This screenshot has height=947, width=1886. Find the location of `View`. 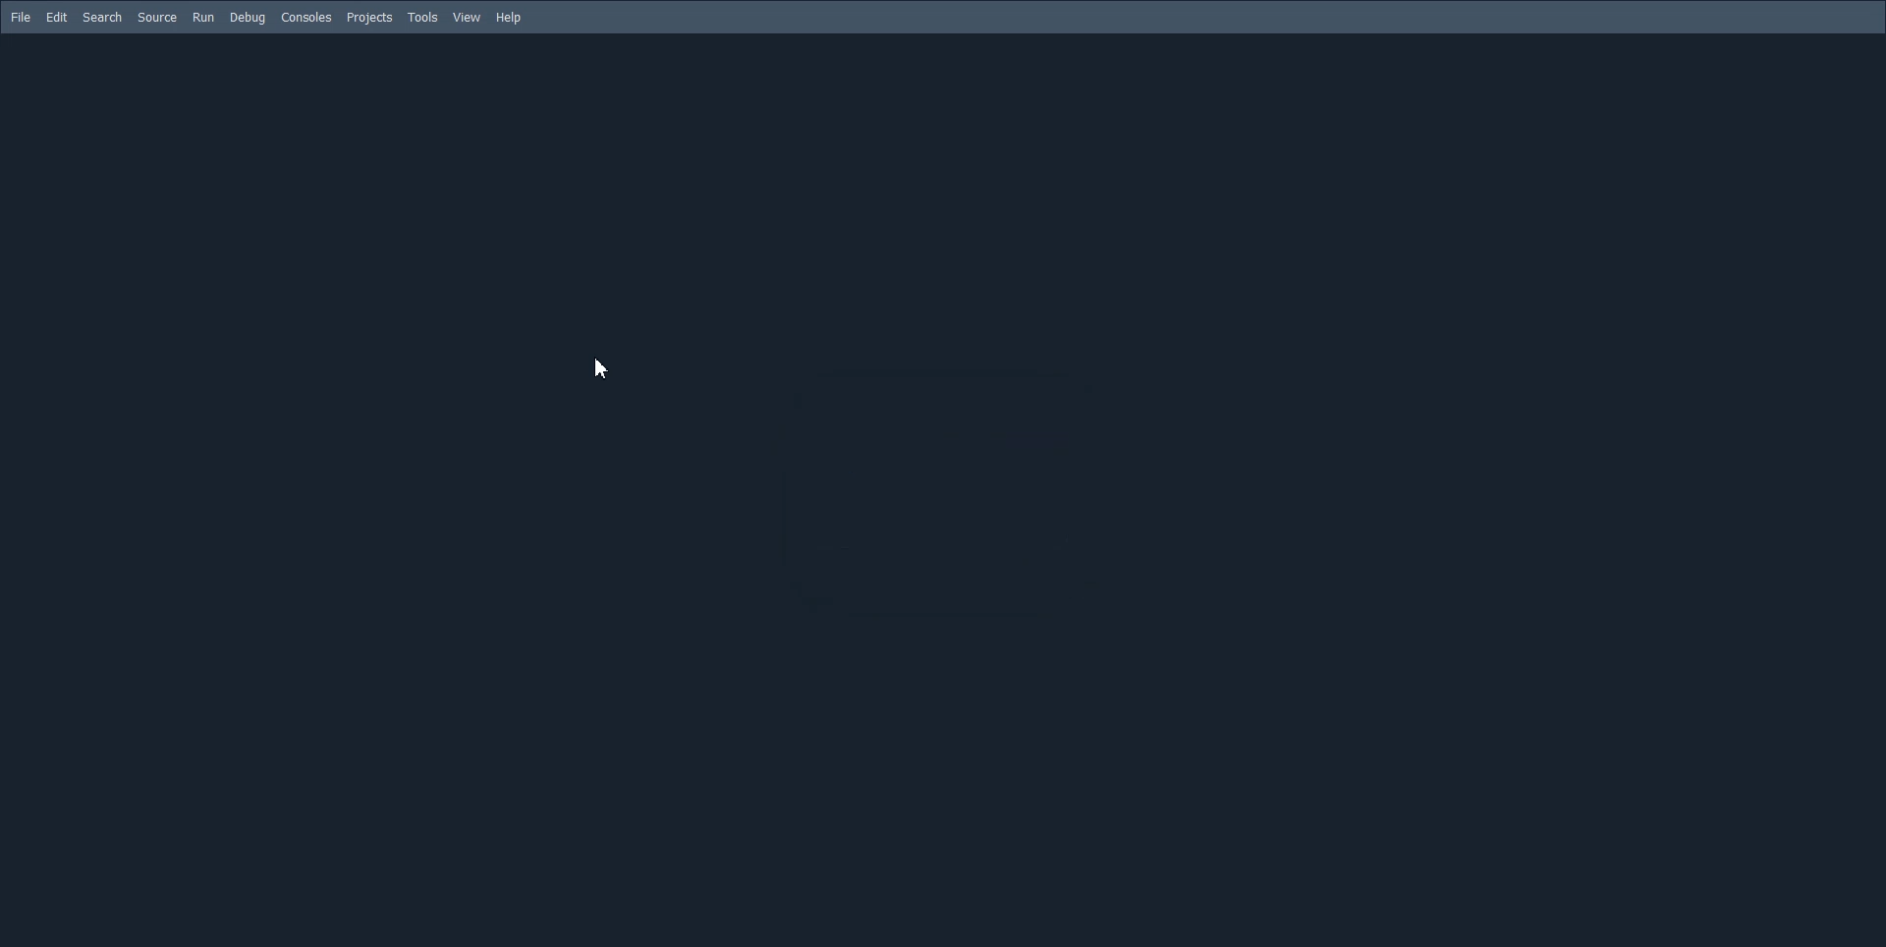

View is located at coordinates (468, 17).